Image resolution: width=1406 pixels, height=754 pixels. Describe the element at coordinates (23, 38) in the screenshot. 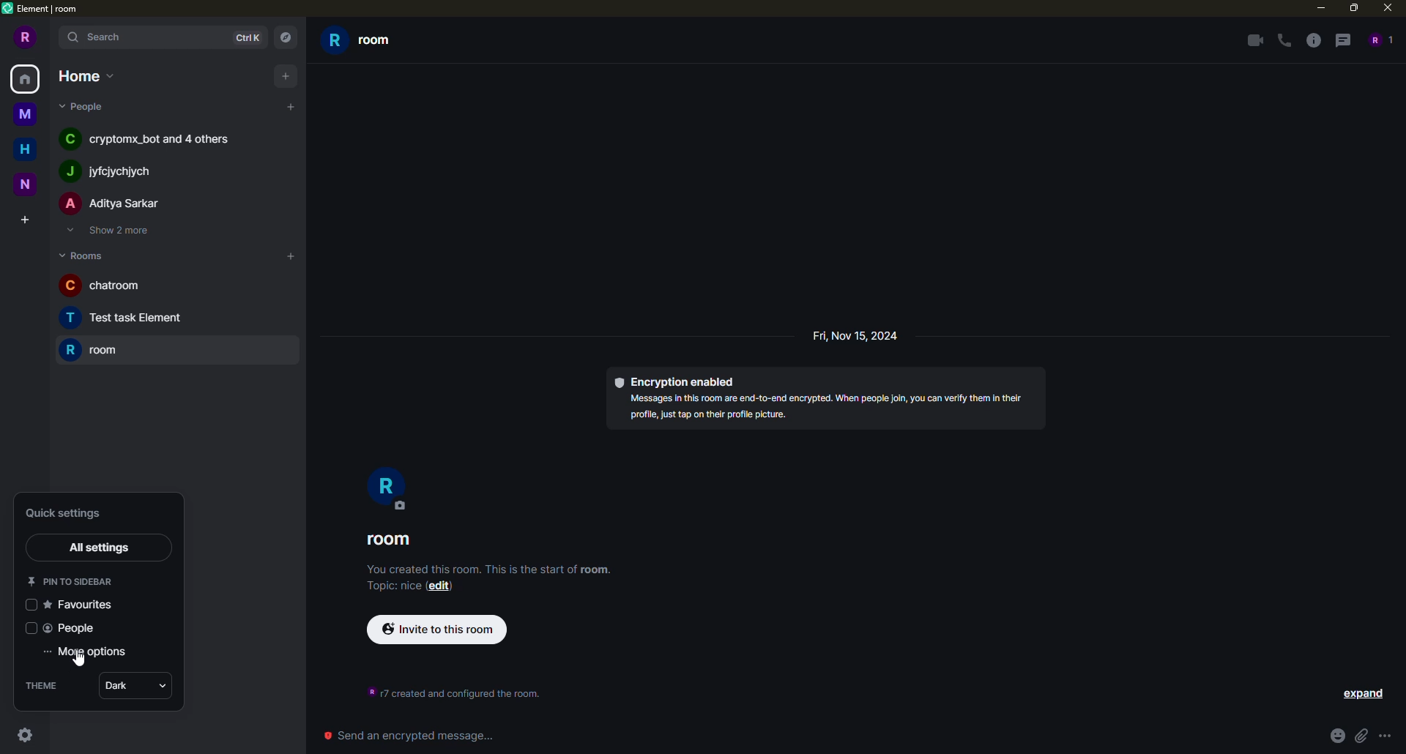

I see `r` at that location.